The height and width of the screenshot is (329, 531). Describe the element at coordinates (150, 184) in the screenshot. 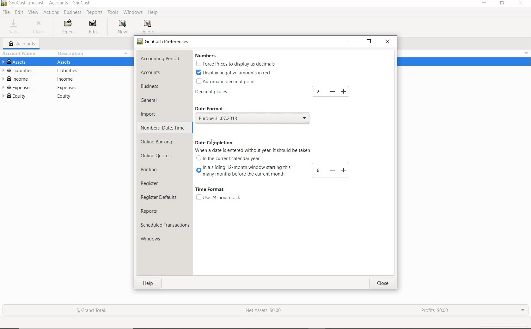

I see `register` at that location.